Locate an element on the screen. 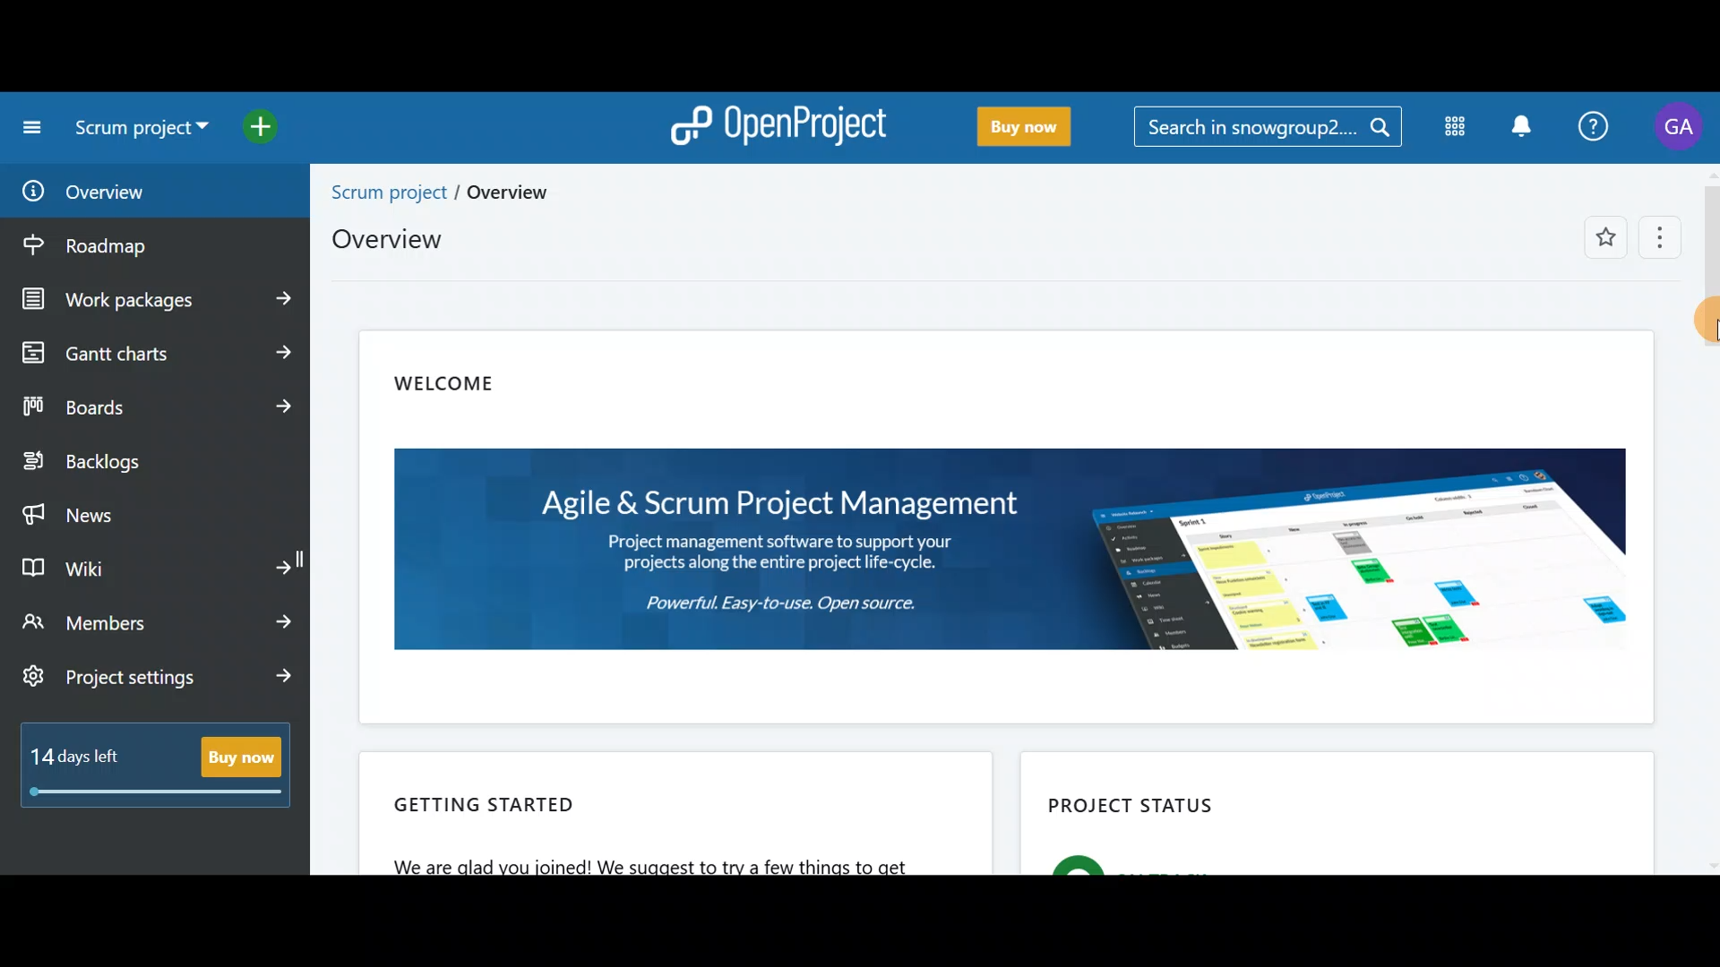 The width and height of the screenshot is (1720, 967). Gantt charts is located at coordinates (152, 351).